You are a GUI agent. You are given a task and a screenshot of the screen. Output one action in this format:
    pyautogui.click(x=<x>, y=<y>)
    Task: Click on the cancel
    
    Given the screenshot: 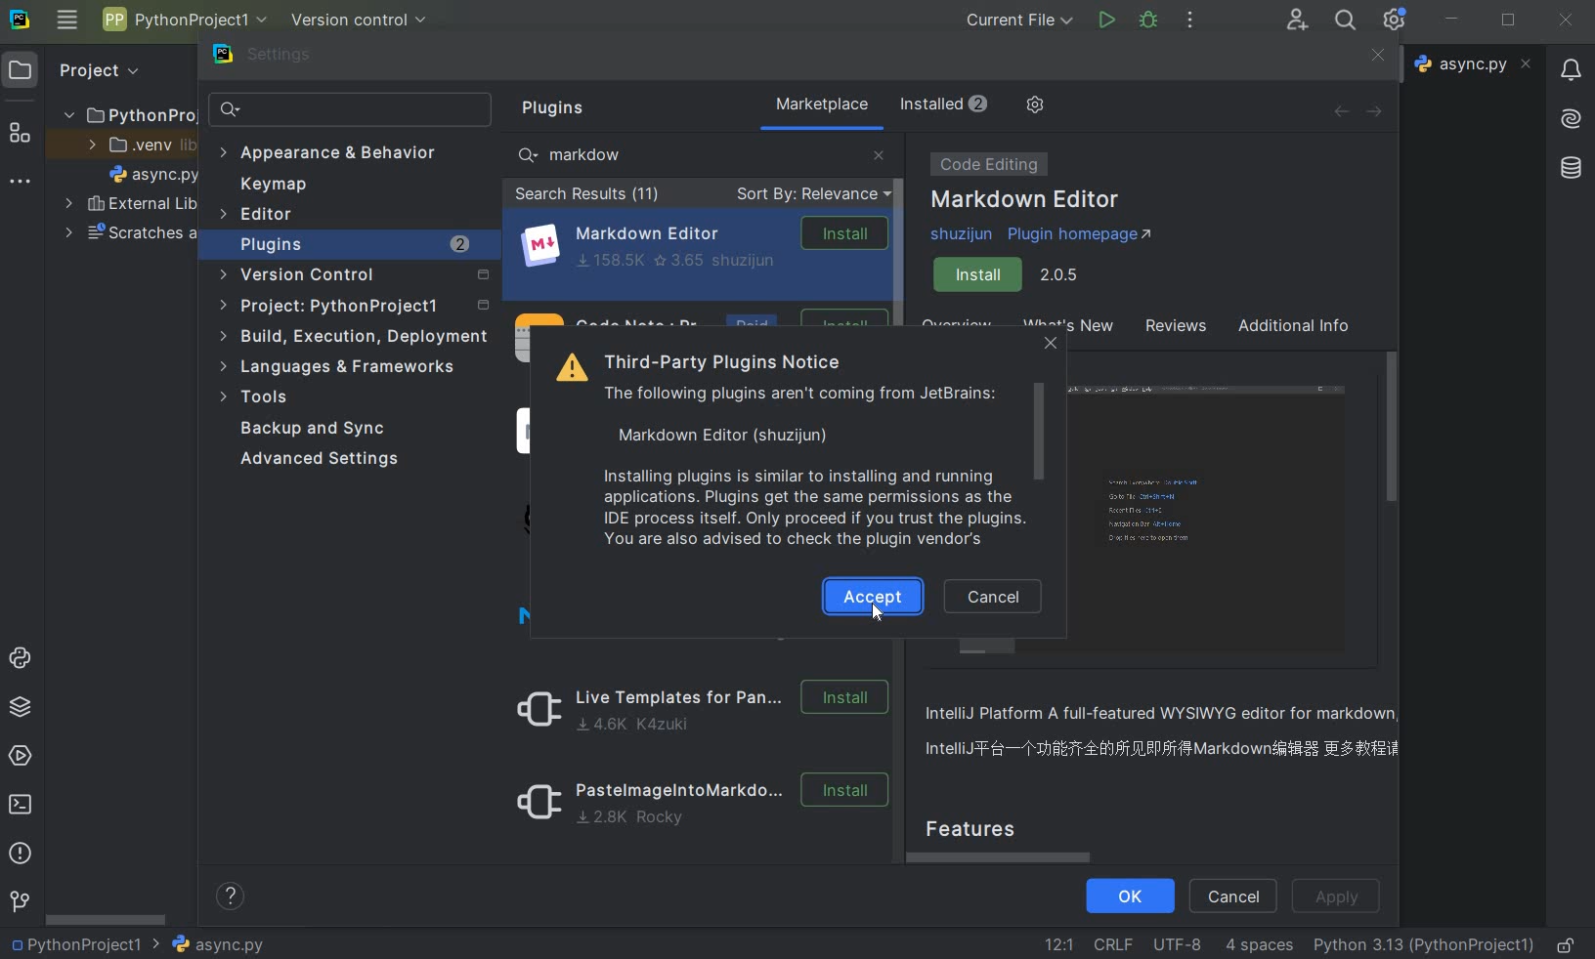 What is the action you would take?
    pyautogui.click(x=1232, y=897)
    